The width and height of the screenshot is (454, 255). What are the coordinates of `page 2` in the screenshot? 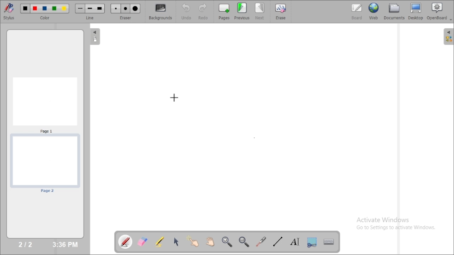 It's located at (45, 164).